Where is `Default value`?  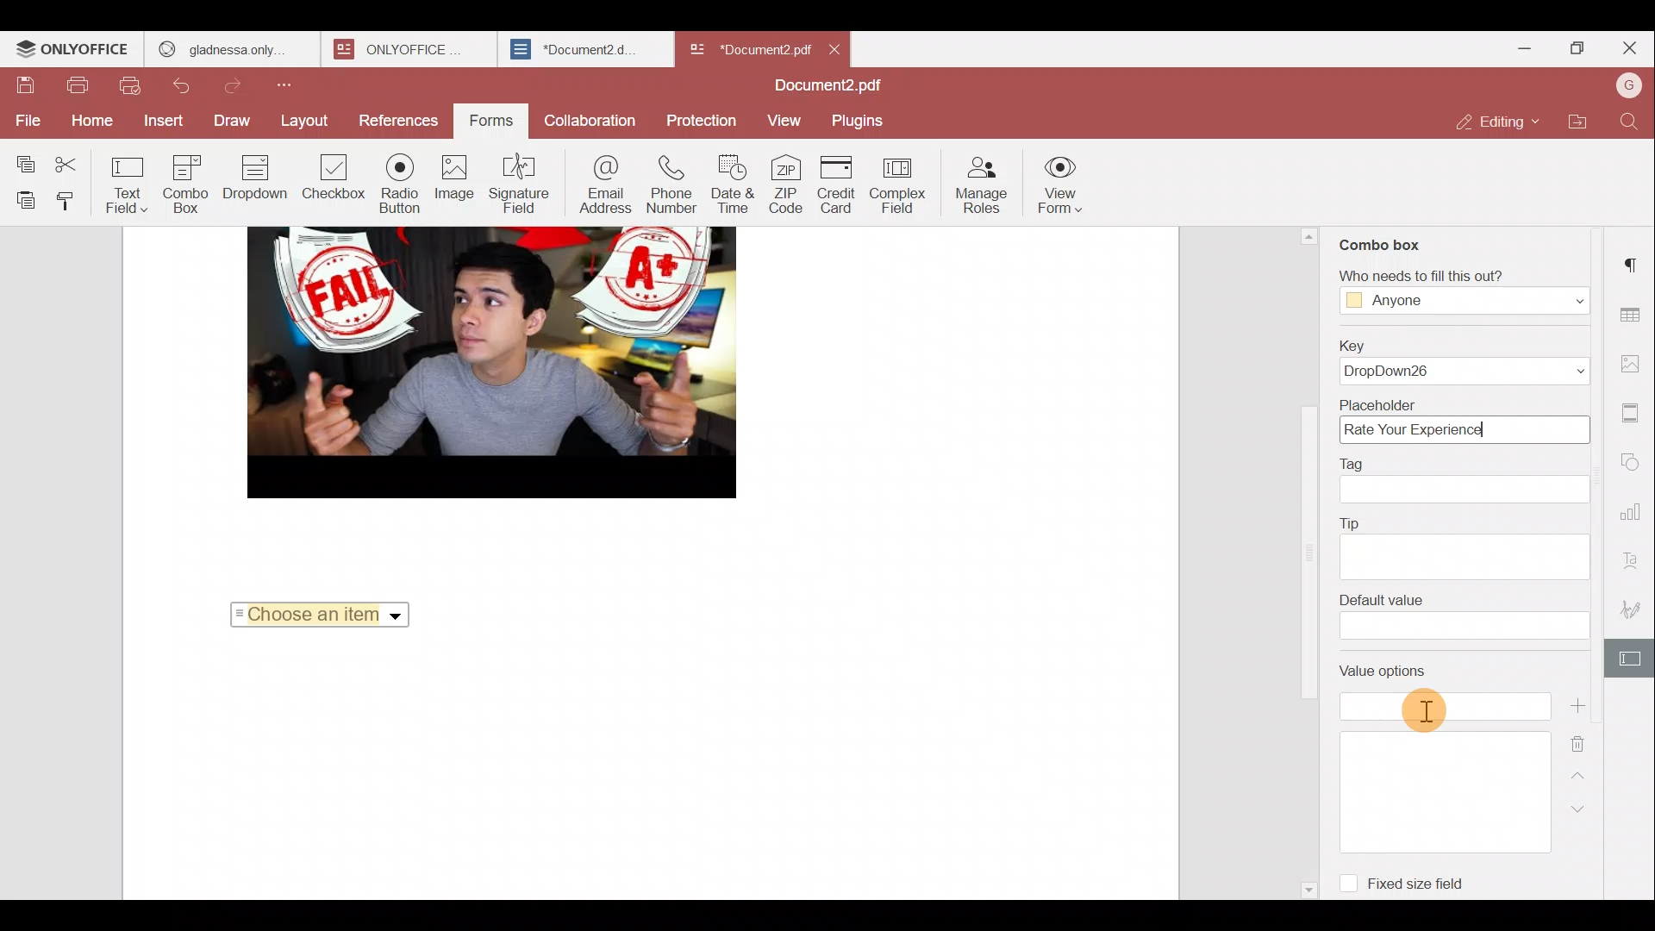
Default value is located at coordinates (1463, 616).